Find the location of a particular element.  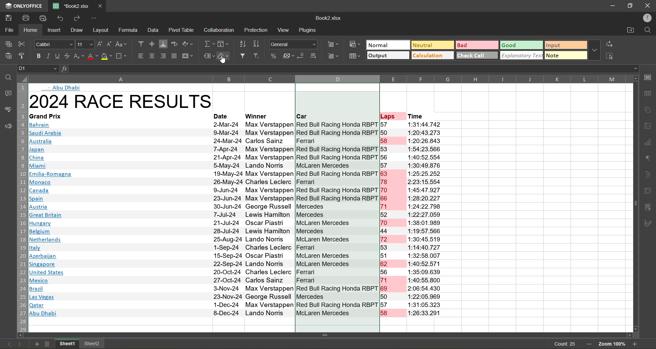

spellcheck is located at coordinates (8, 109).